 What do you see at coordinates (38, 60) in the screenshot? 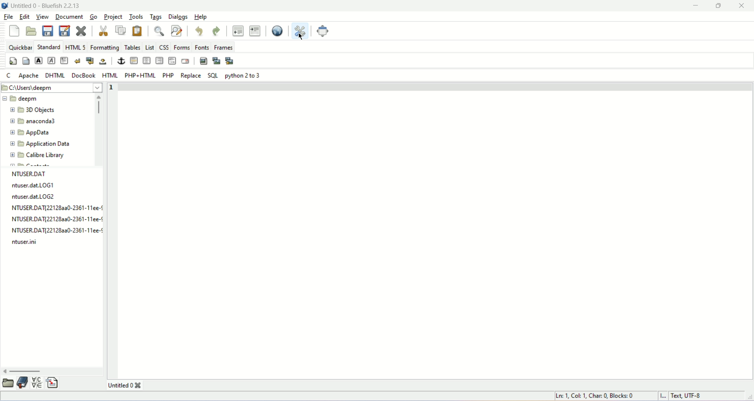
I see `strong` at bounding box center [38, 60].